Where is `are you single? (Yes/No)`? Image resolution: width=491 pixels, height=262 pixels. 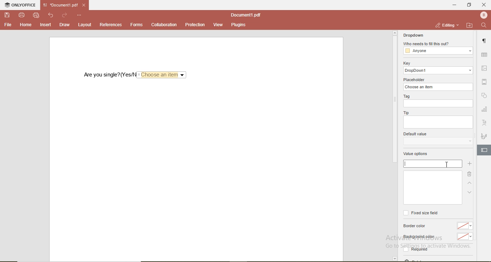 are you single? (Yes/No) is located at coordinates (109, 75).